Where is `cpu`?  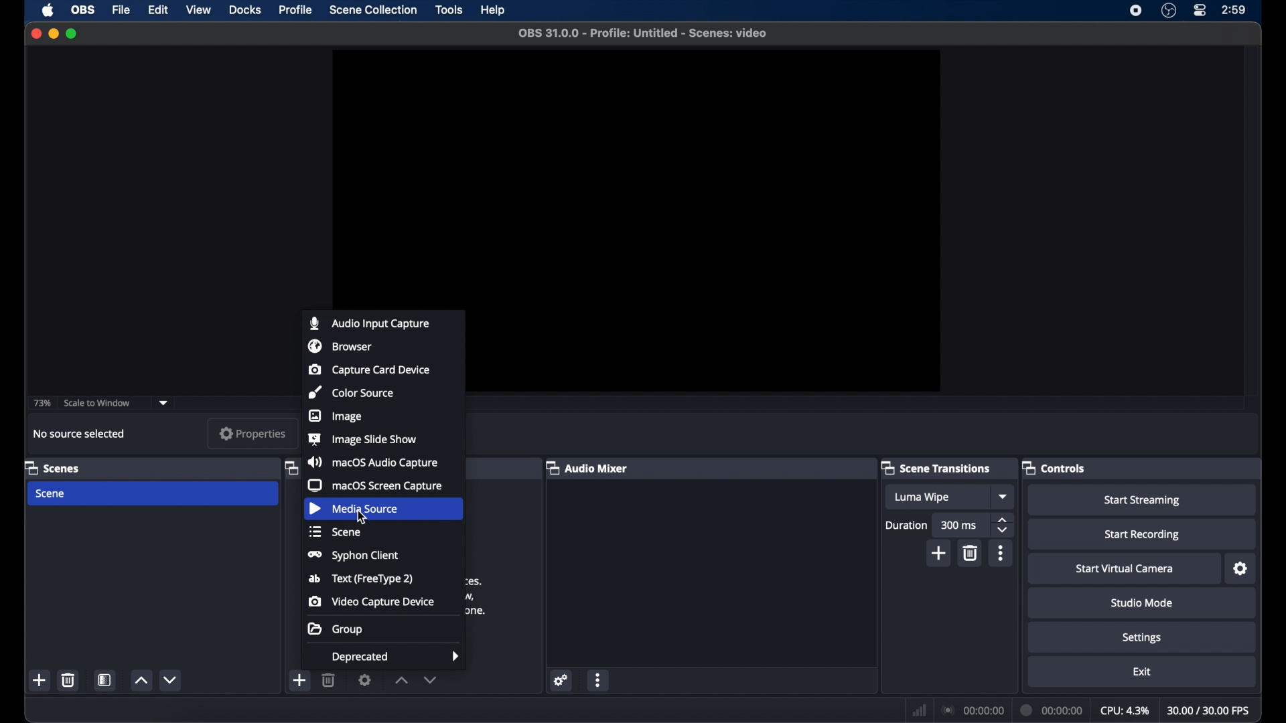
cpu is located at coordinates (1125, 711).